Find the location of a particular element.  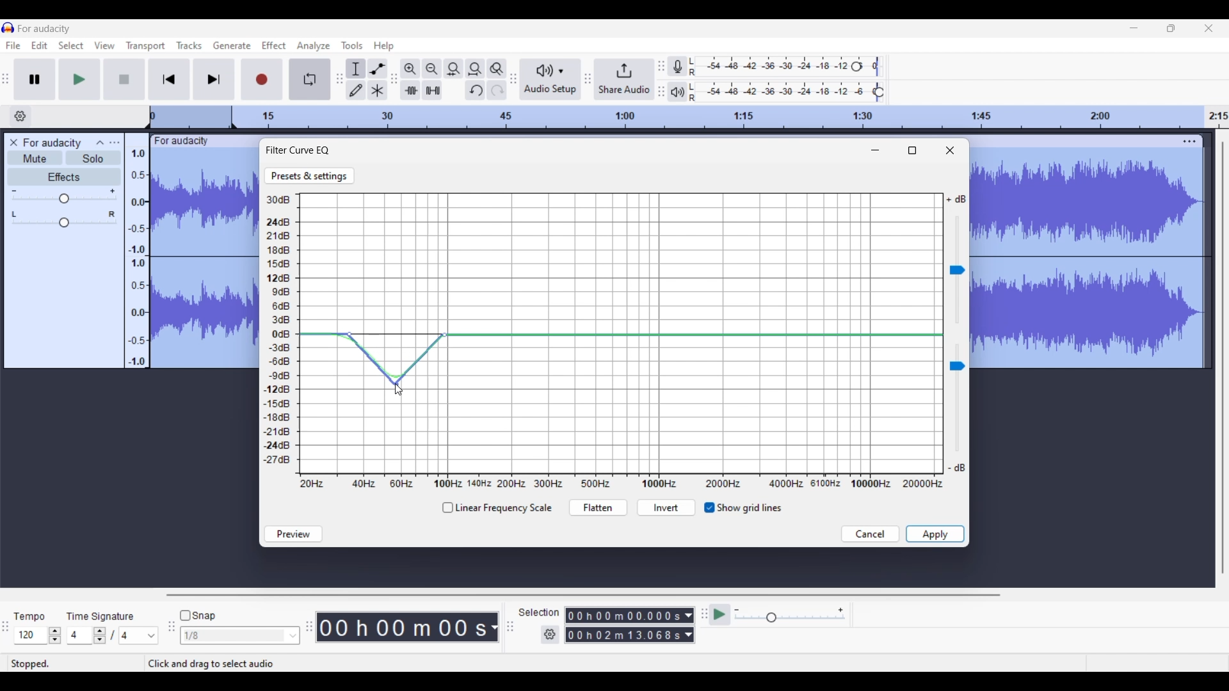

Solo is located at coordinates (93, 158).